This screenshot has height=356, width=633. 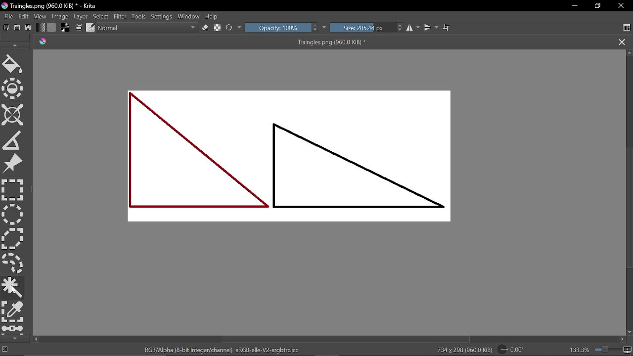 I want to click on Move up, so click(x=629, y=53).